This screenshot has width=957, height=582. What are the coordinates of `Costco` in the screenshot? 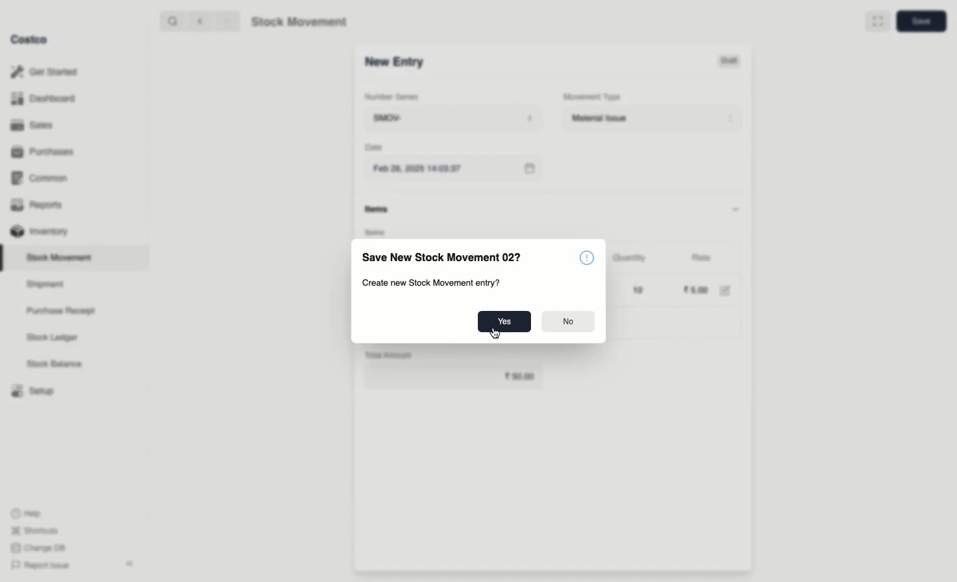 It's located at (30, 40).